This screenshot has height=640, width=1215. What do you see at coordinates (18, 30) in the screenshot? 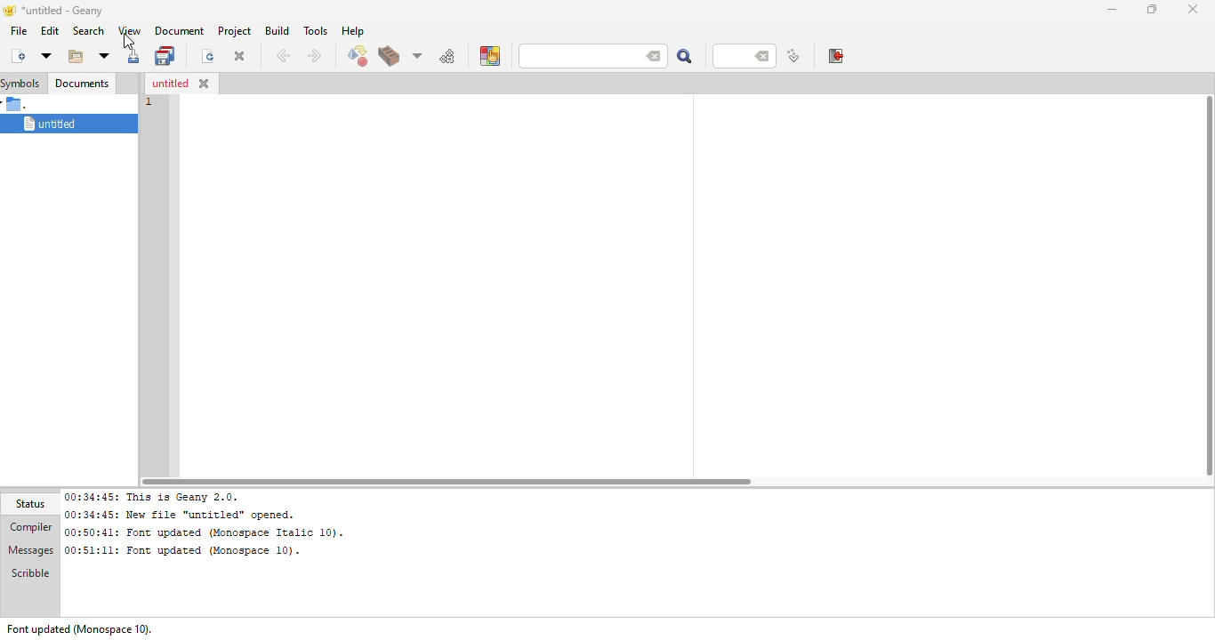
I see `file` at bounding box center [18, 30].